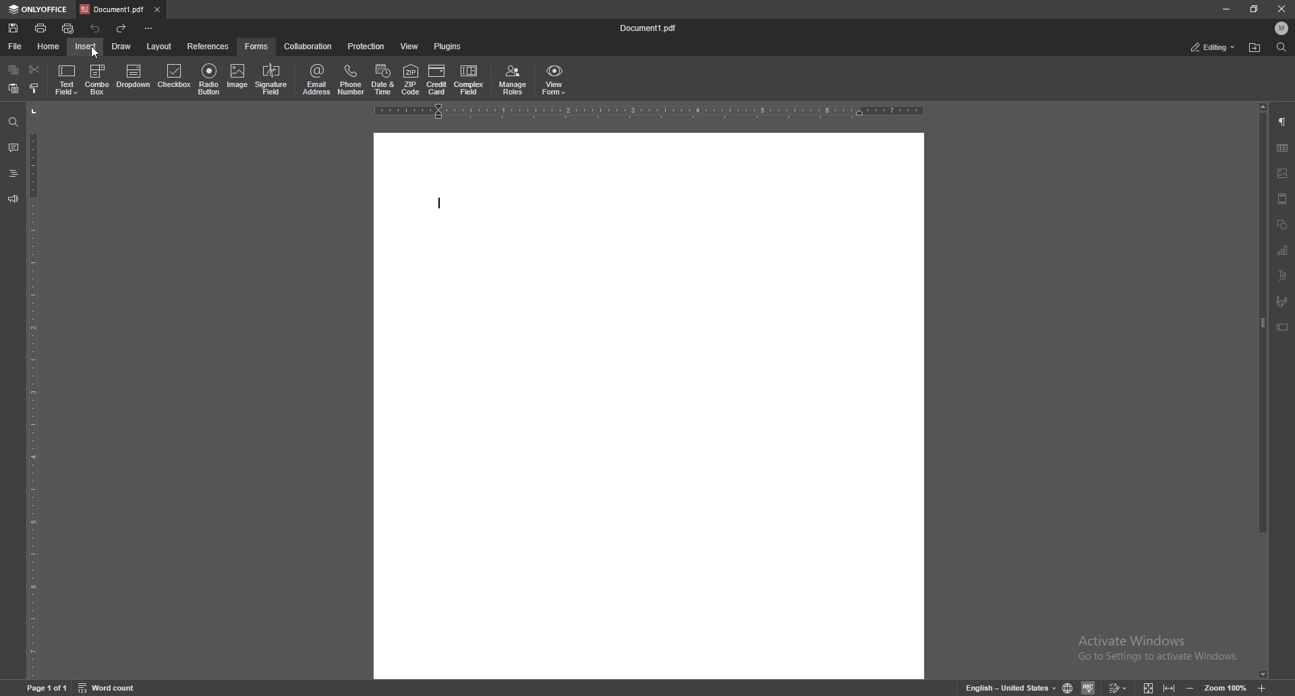 The height and width of the screenshot is (696, 1295). What do you see at coordinates (34, 69) in the screenshot?
I see `cut` at bounding box center [34, 69].